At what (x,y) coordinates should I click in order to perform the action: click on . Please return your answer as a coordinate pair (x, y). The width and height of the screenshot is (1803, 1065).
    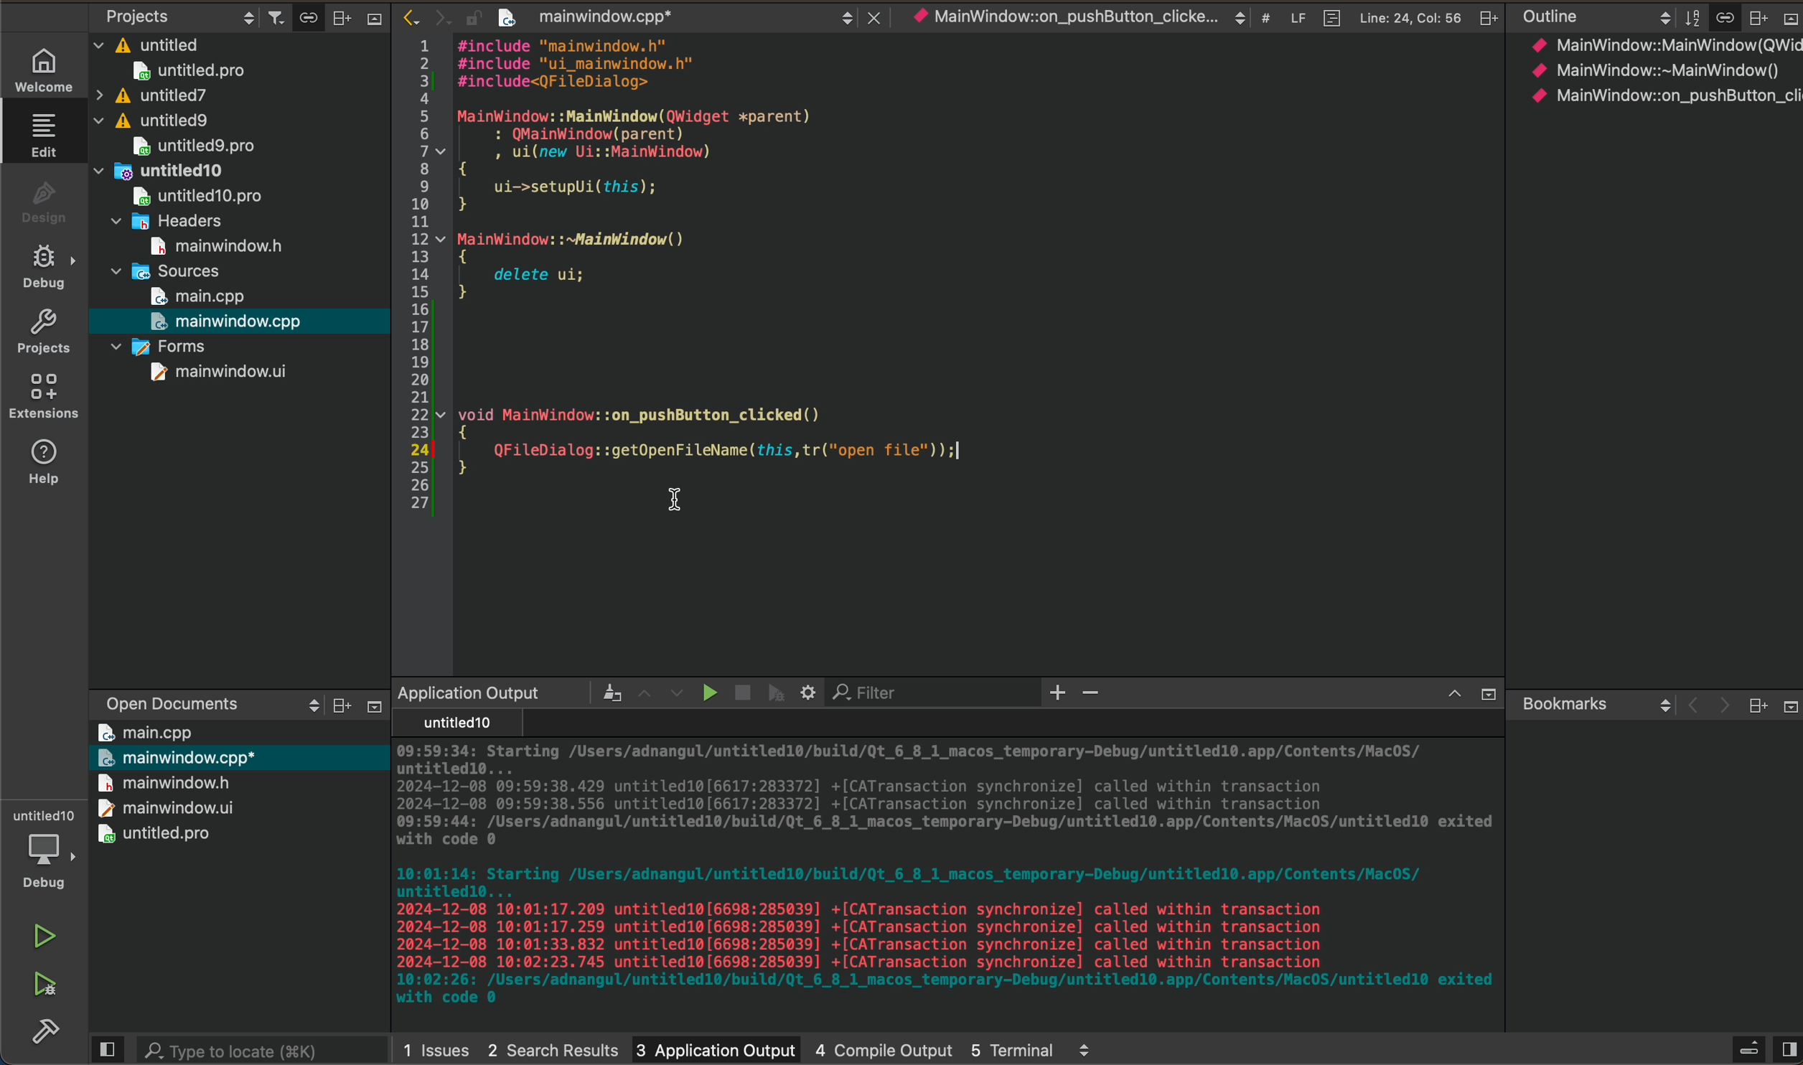
    Looking at the image, I should click on (601, 692).